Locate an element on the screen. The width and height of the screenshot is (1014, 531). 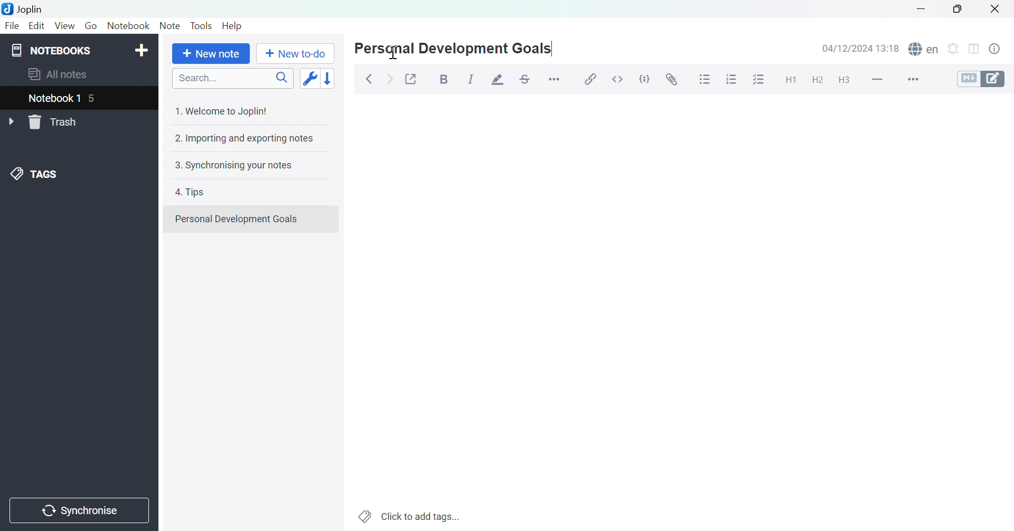
cursor is located at coordinates (392, 53).